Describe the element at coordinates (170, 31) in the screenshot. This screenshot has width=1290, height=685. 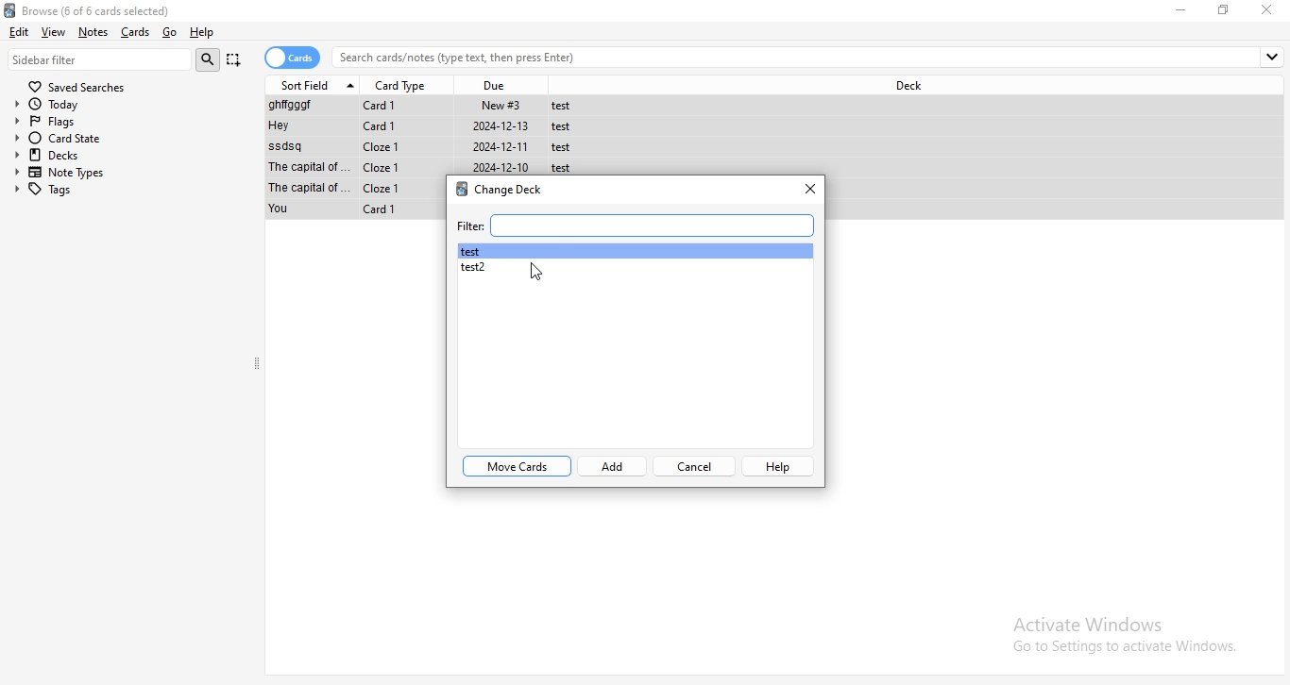
I see `go` at that location.